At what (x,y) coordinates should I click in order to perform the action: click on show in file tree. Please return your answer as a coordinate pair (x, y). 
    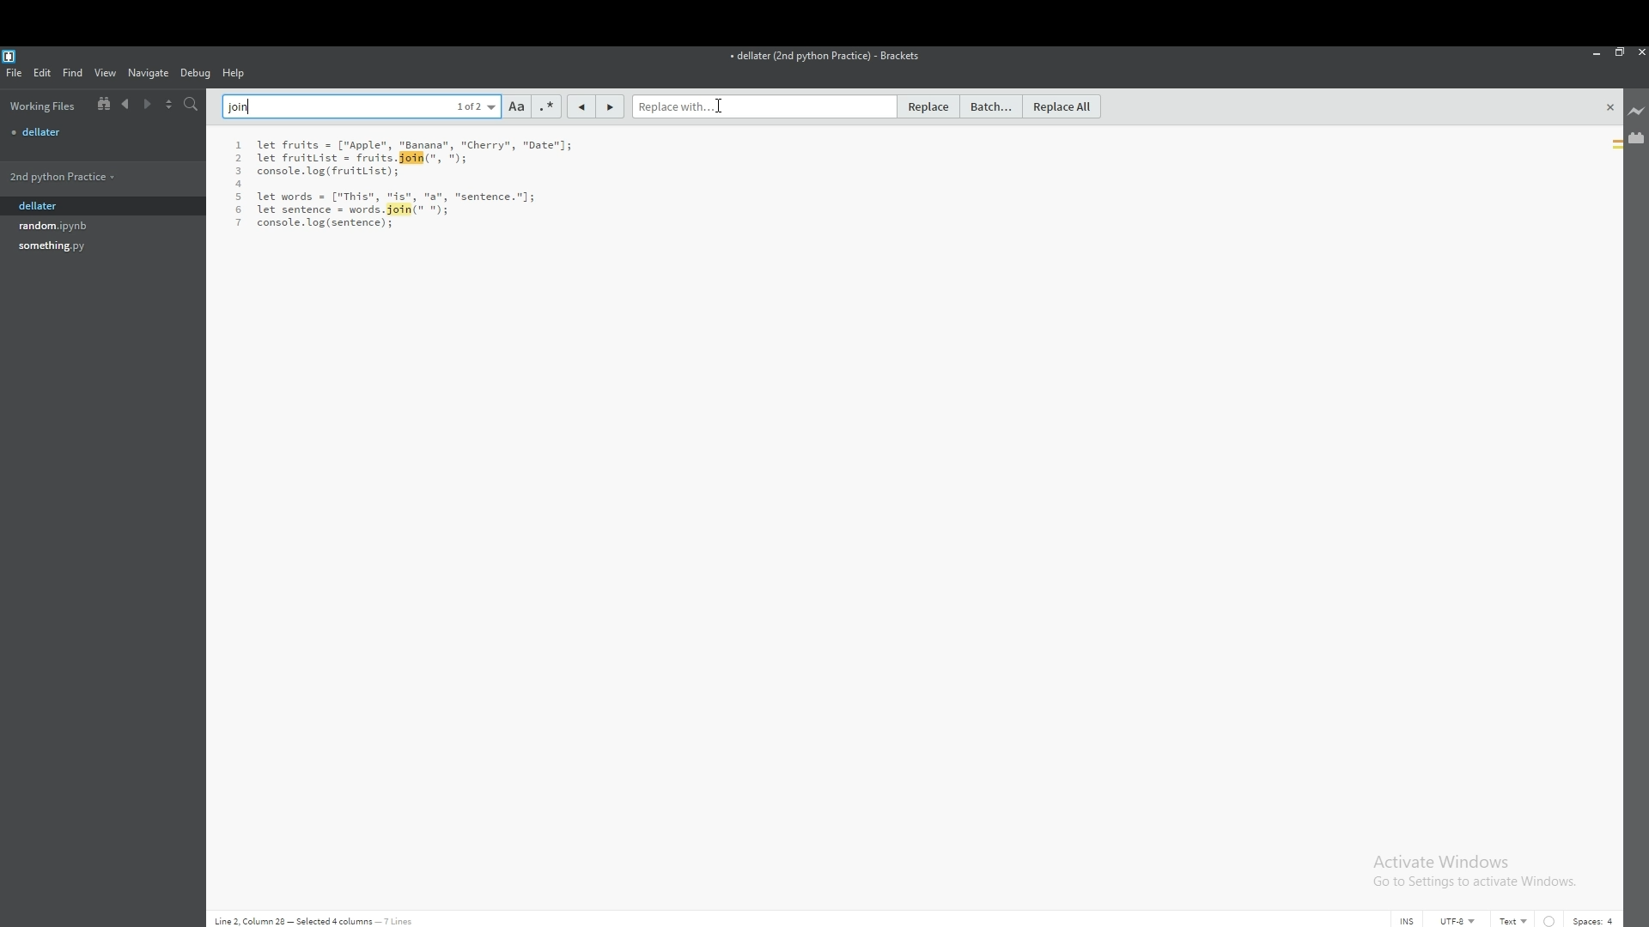
    Looking at the image, I should click on (100, 105).